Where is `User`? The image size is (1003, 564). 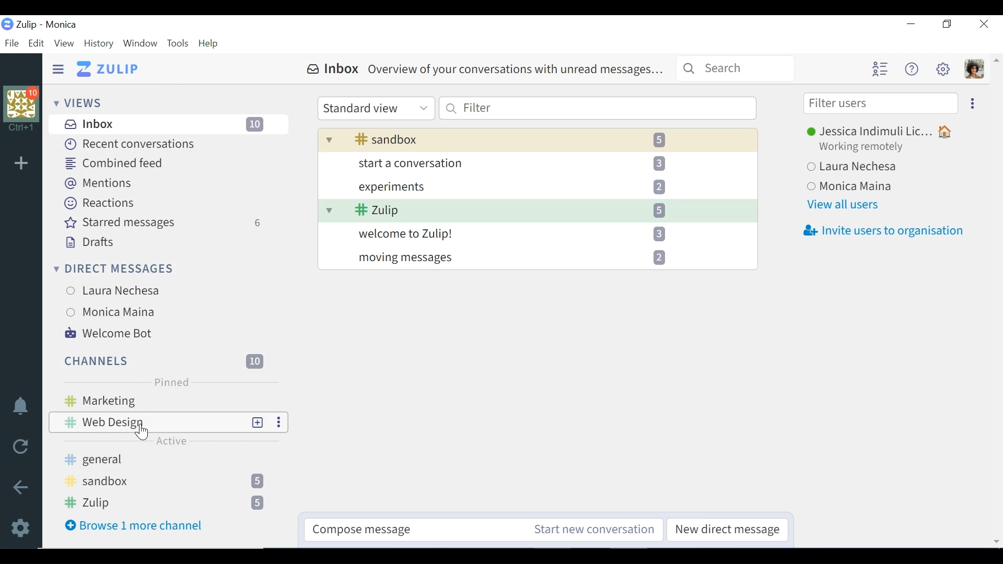
User is located at coordinates (854, 167).